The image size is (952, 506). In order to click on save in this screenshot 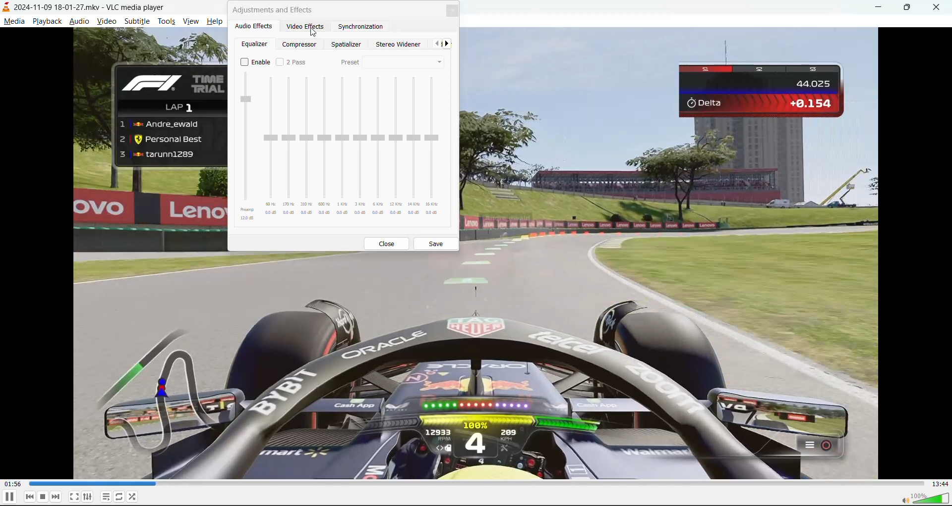, I will do `click(438, 245)`.